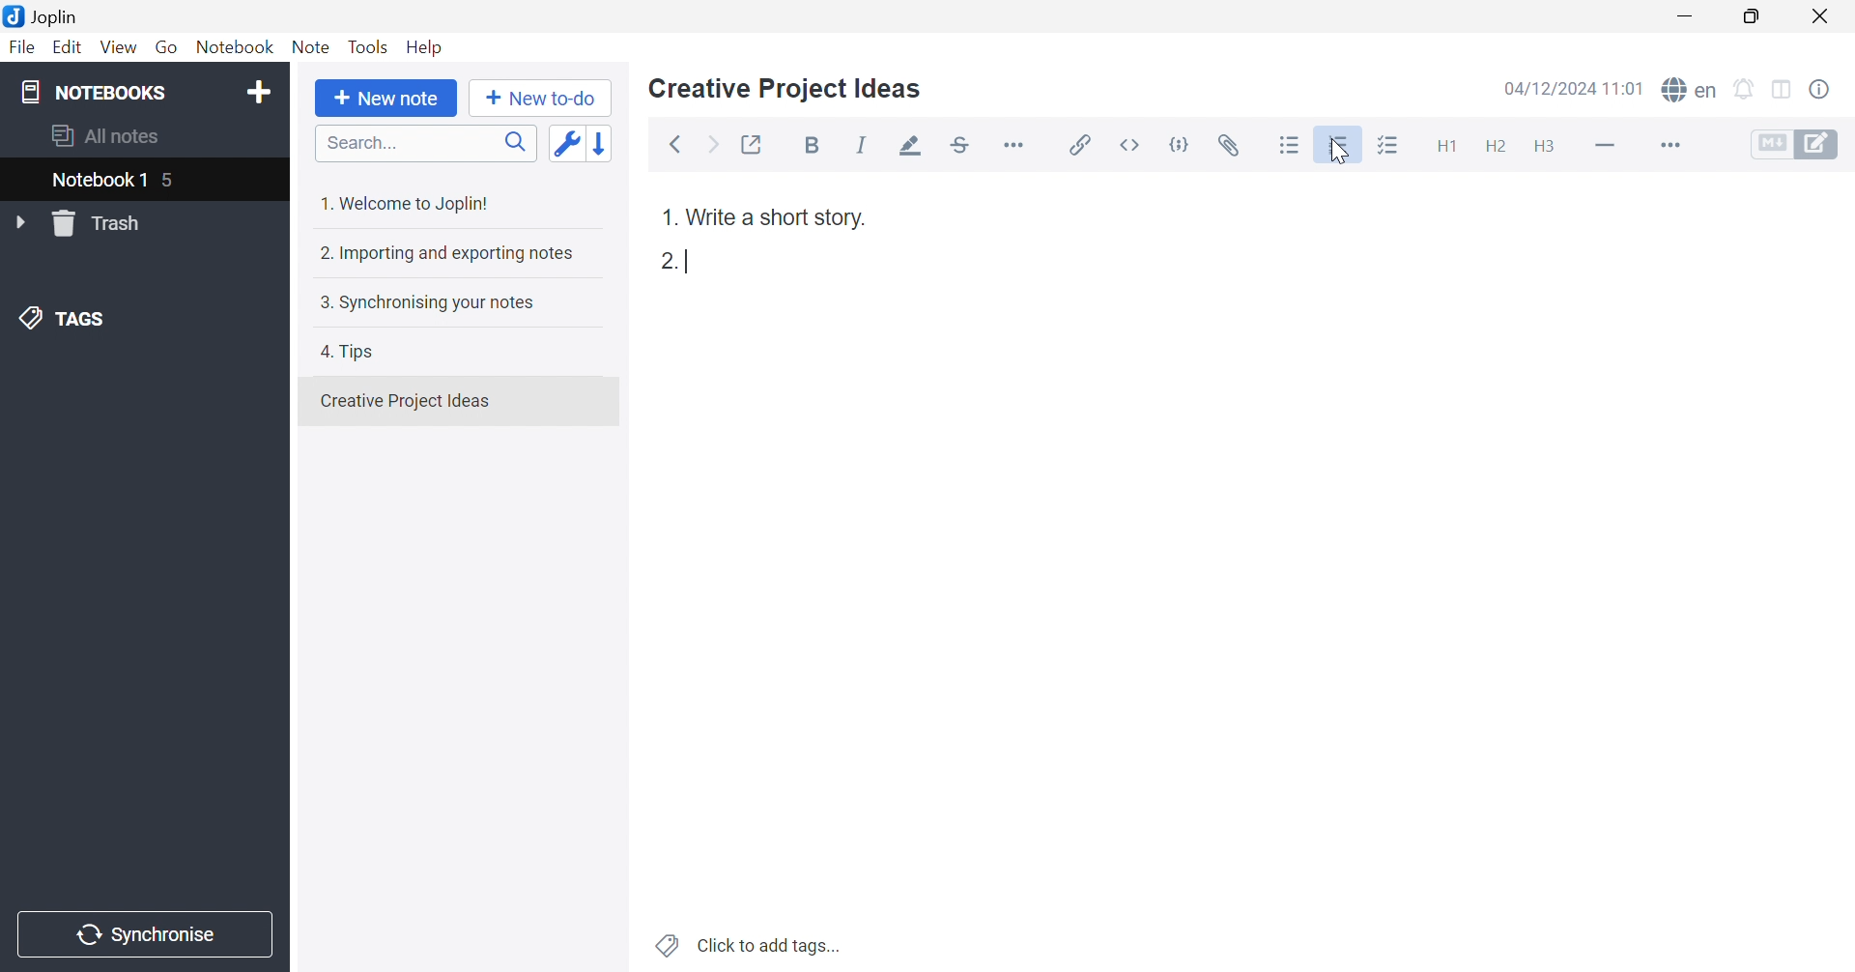 The image size is (1855, 972). I want to click on Heading 3, so click(1545, 150).